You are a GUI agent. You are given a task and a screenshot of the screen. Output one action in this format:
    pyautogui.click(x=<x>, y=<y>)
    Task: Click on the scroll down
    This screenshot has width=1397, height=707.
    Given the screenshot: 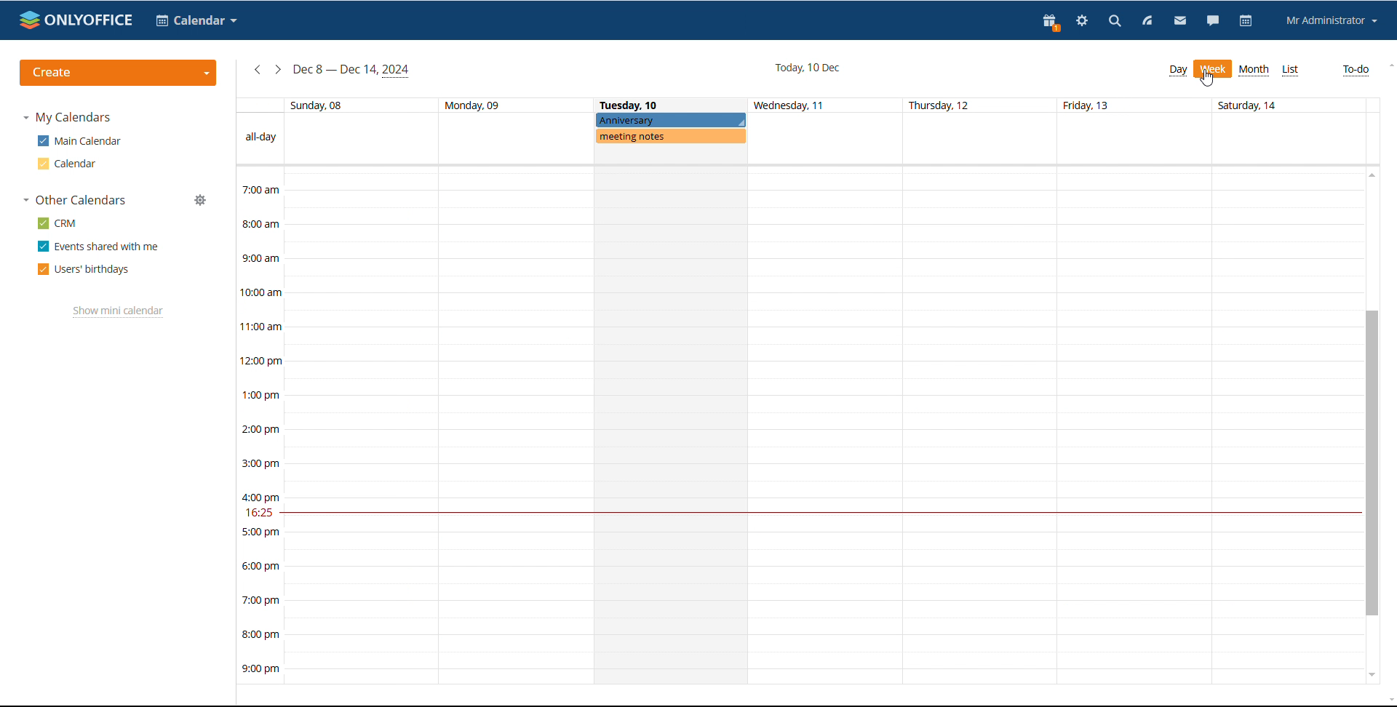 What is the action you would take?
    pyautogui.click(x=1372, y=675)
    